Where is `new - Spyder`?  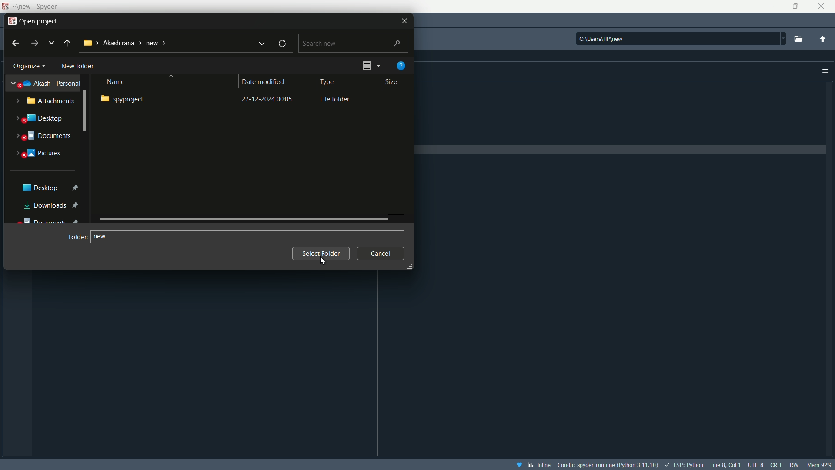 new - Spyder is located at coordinates (34, 7).